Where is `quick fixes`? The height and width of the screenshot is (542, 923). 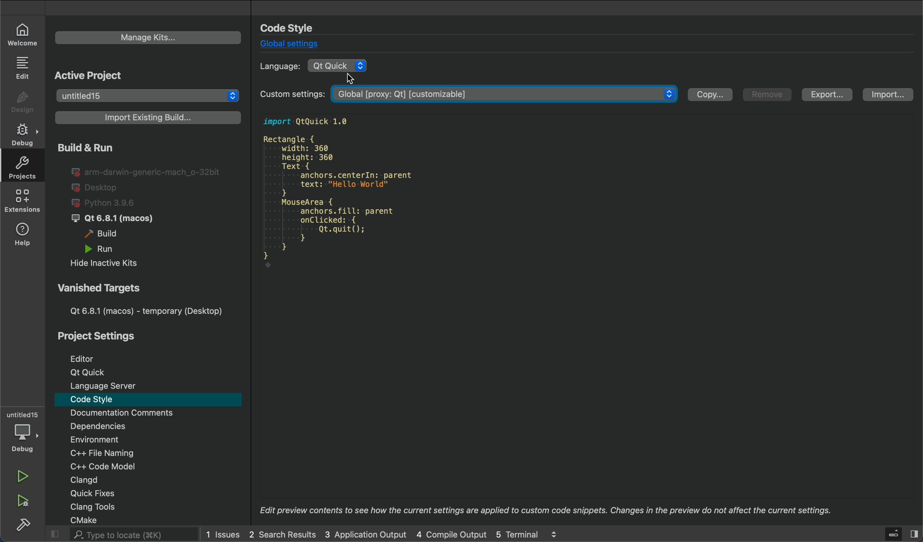 quick fixes is located at coordinates (102, 493).